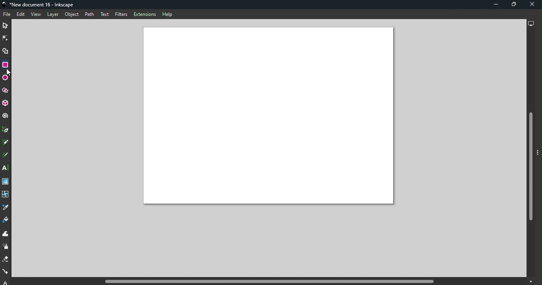  Describe the element at coordinates (167, 14) in the screenshot. I see `Help` at that location.